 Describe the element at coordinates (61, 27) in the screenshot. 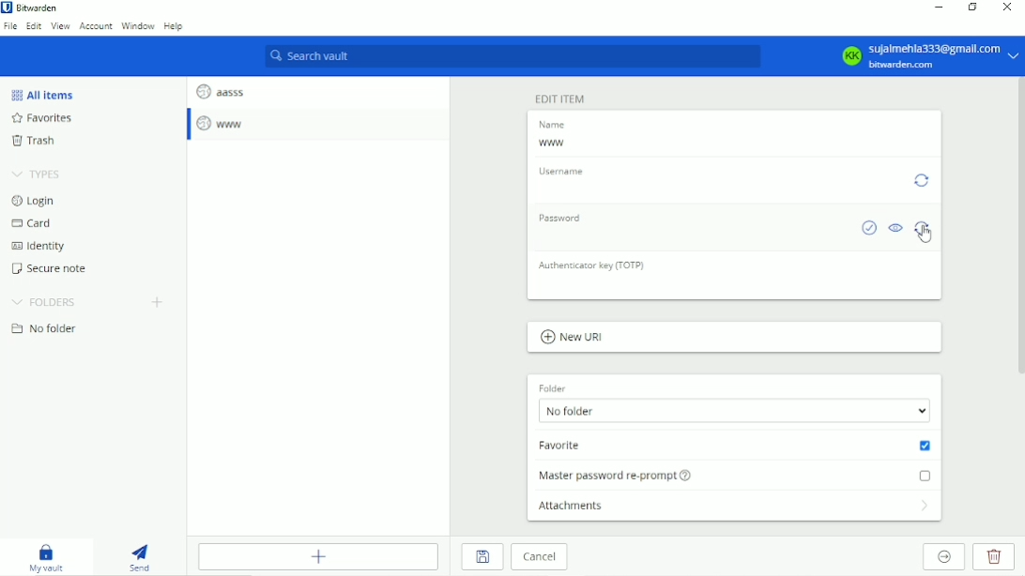

I see `View` at that location.